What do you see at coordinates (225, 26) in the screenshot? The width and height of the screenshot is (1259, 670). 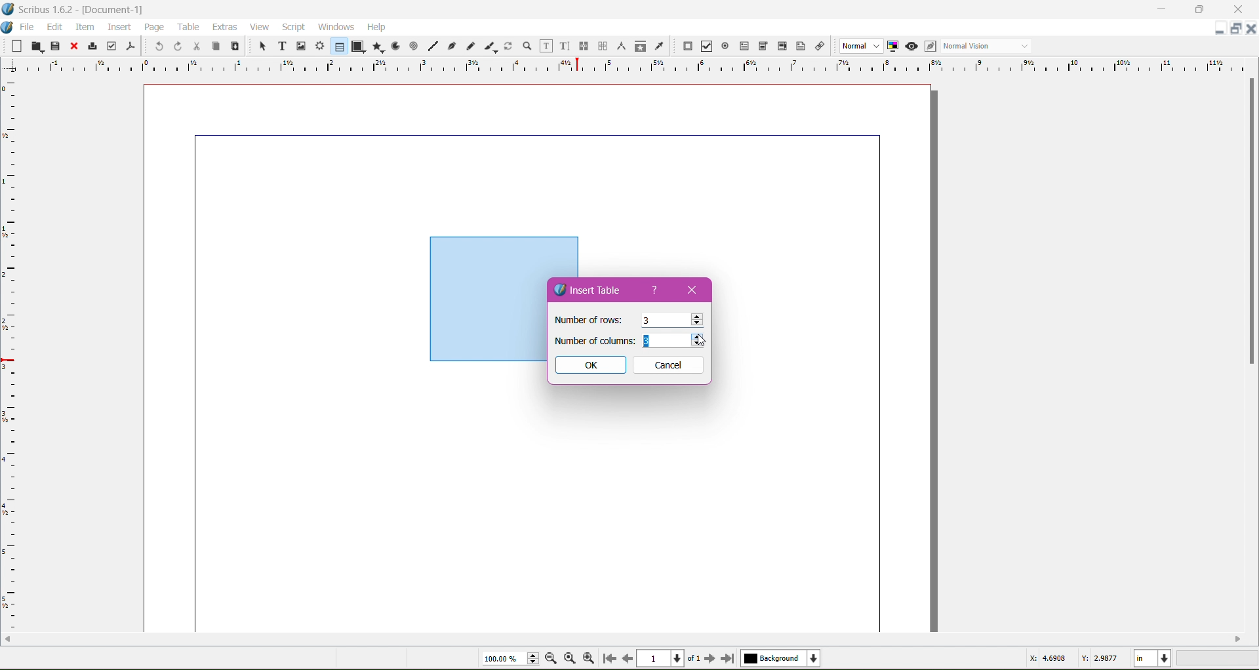 I see `Extras` at bounding box center [225, 26].